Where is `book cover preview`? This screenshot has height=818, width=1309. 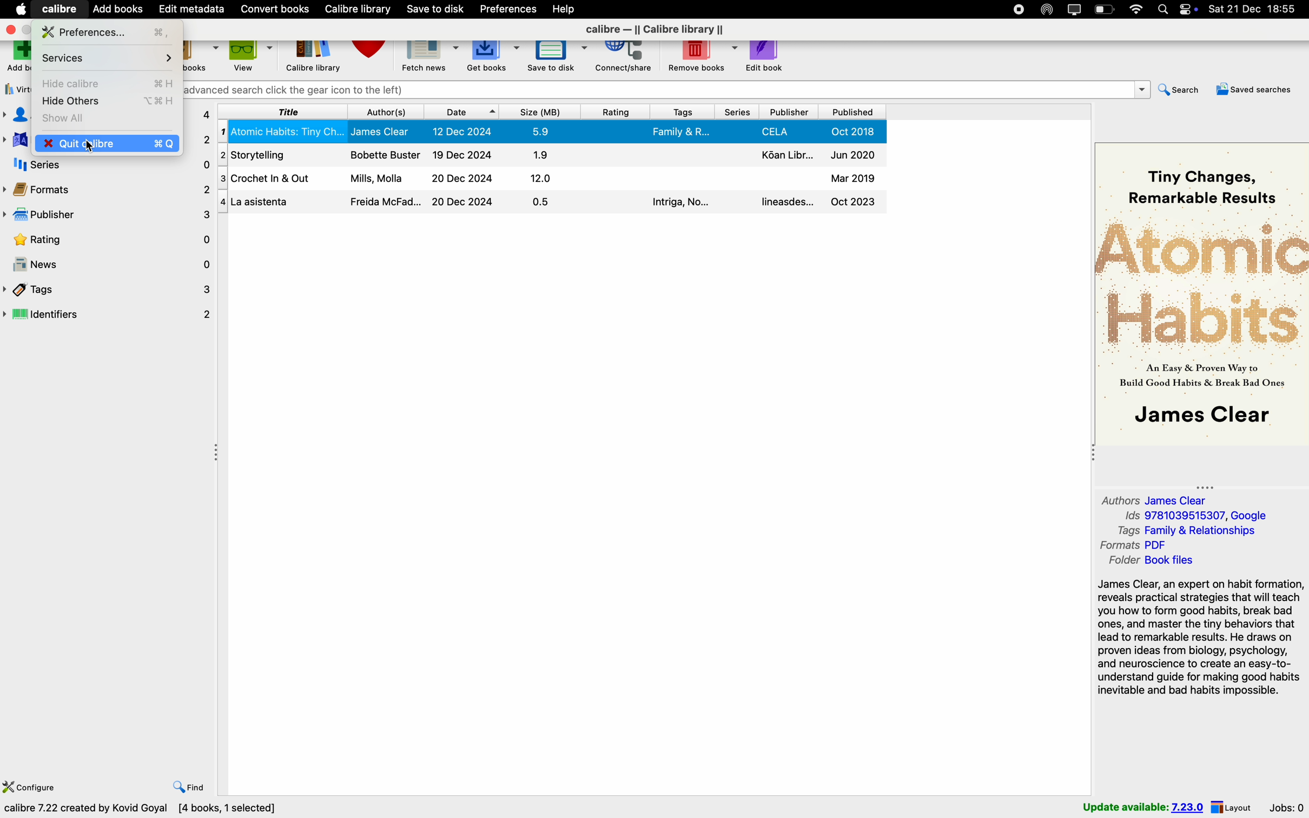
book cover preview is located at coordinates (1202, 292).